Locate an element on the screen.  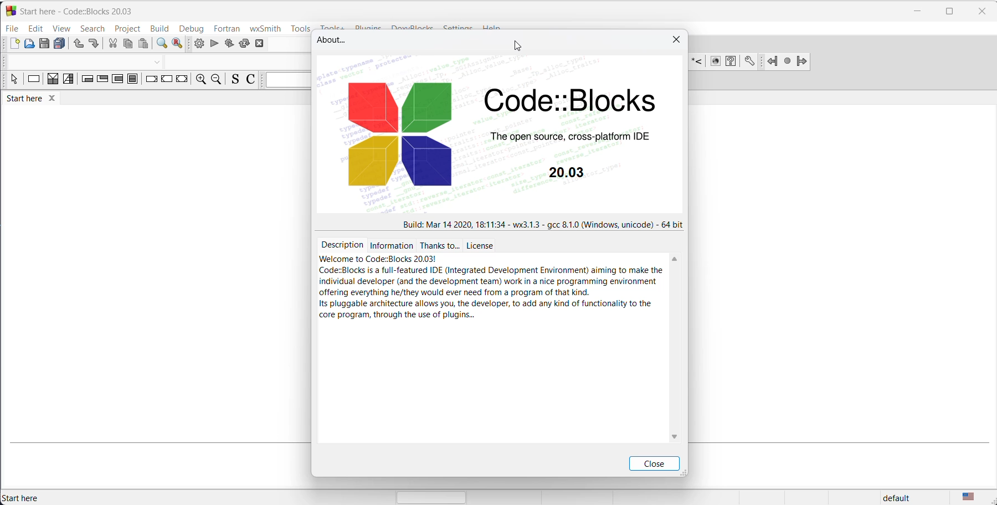
view is located at coordinates (62, 28).